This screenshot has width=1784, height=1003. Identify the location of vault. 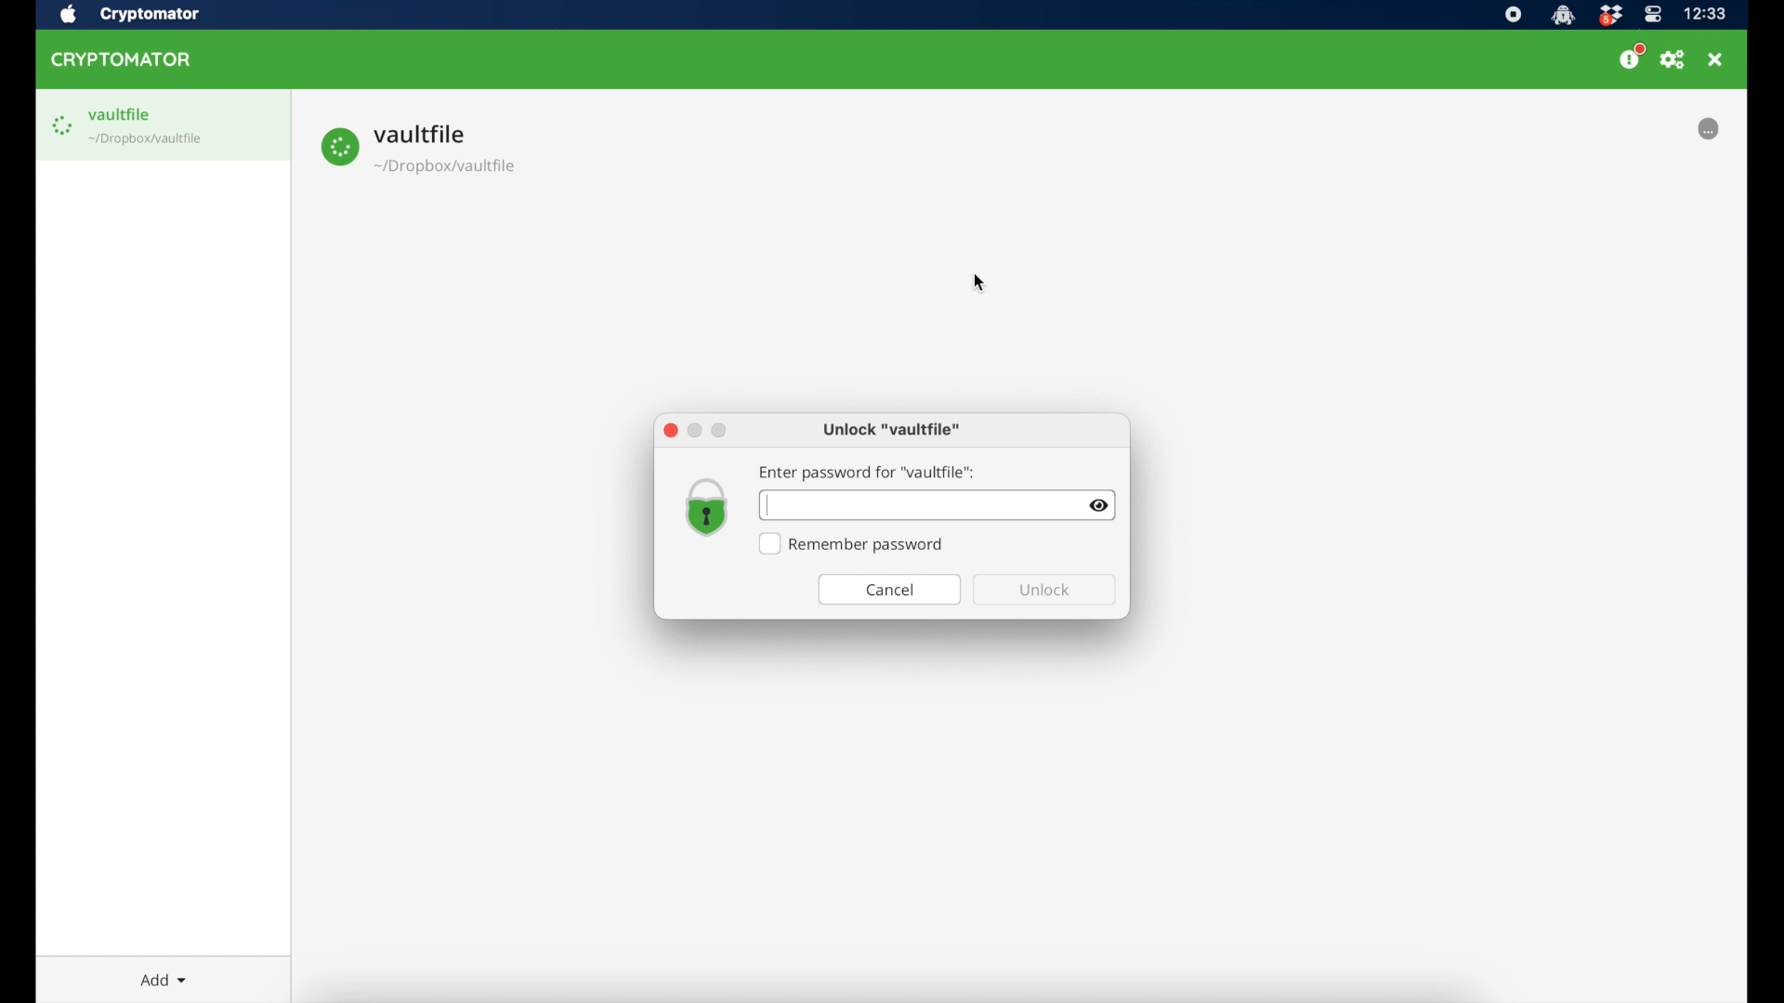
(163, 124).